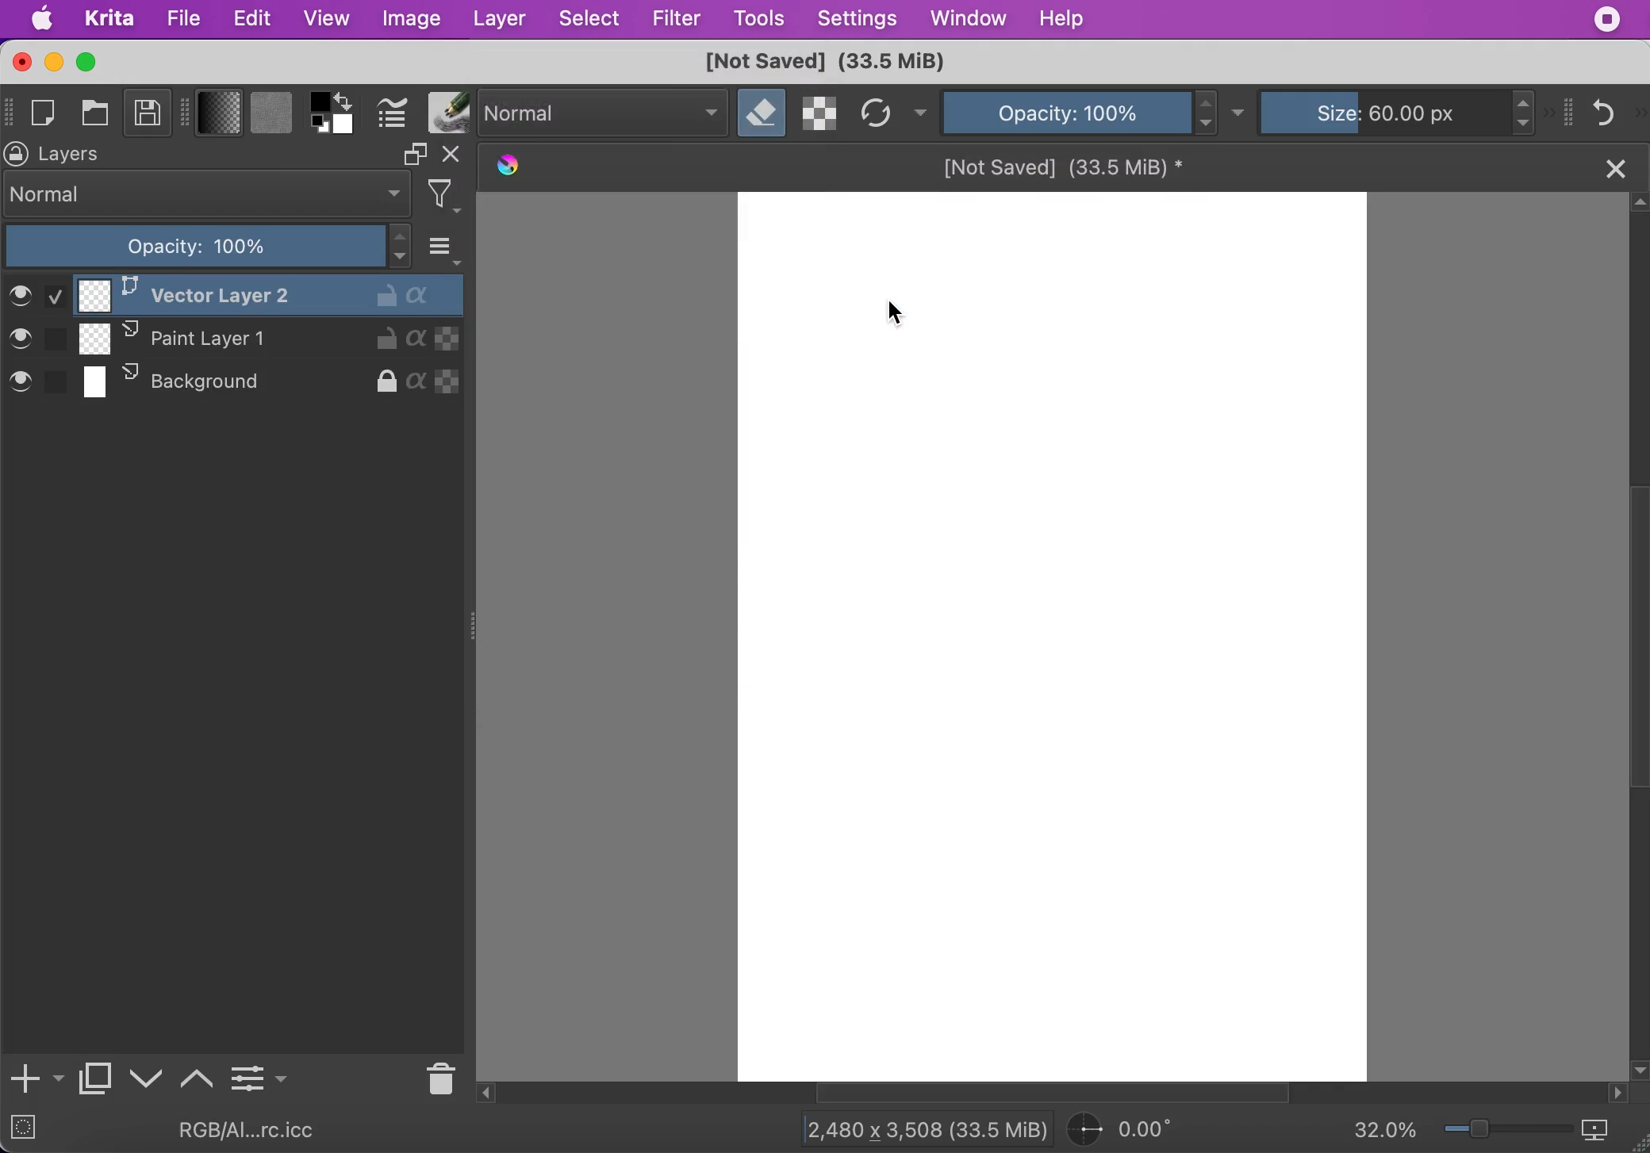 This screenshot has width=1650, height=1153. Describe the element at coordinates (498, 21) in the screenshot. I see `layer` at that location.